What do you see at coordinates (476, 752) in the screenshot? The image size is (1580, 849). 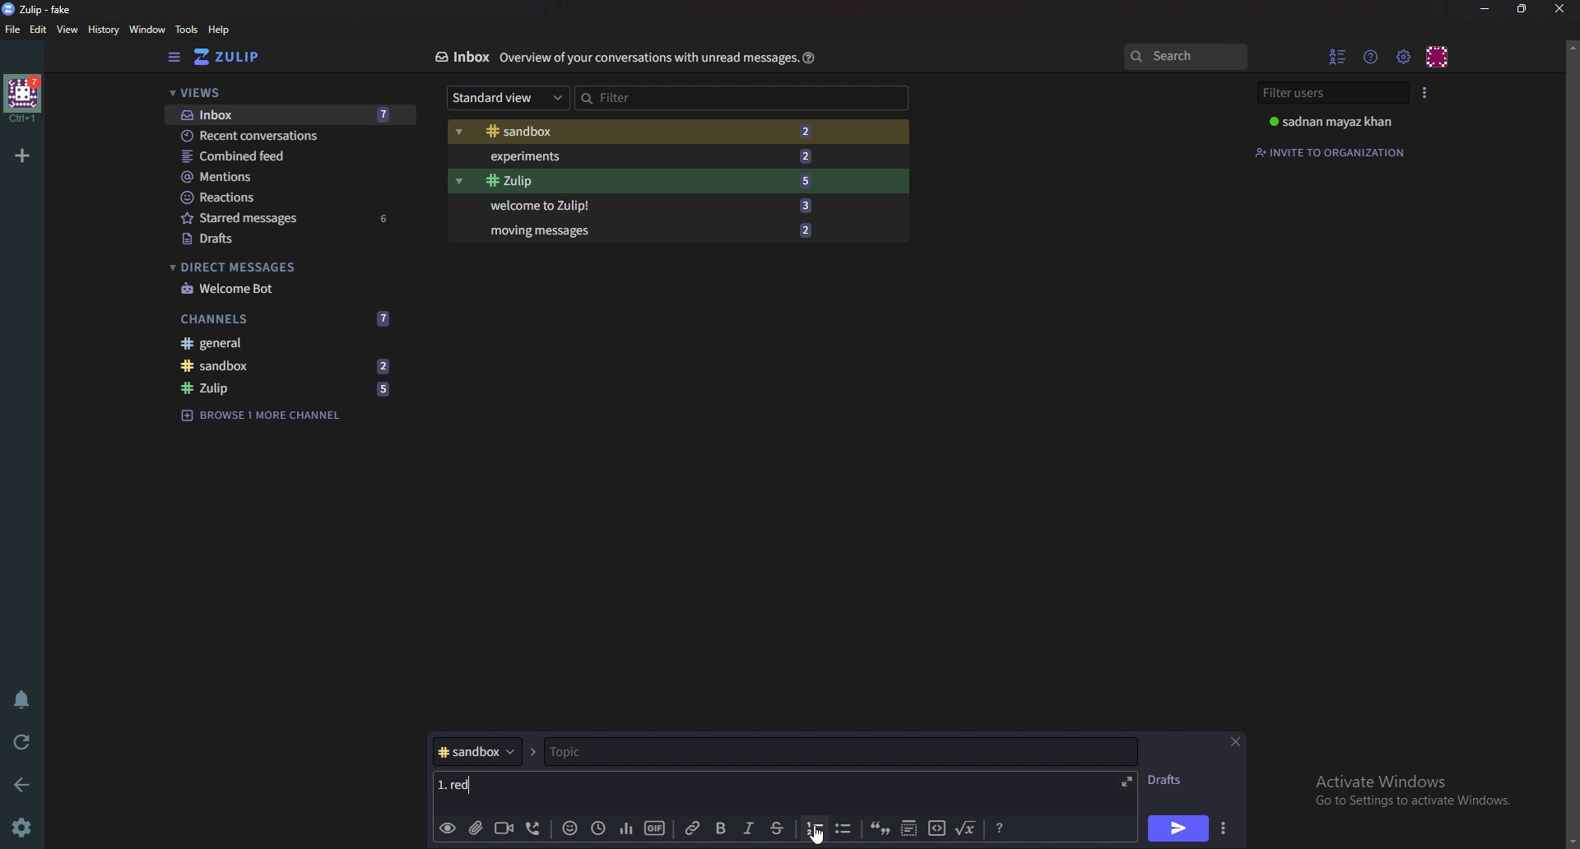 I see `Channel` at bounding box center [476, 752].